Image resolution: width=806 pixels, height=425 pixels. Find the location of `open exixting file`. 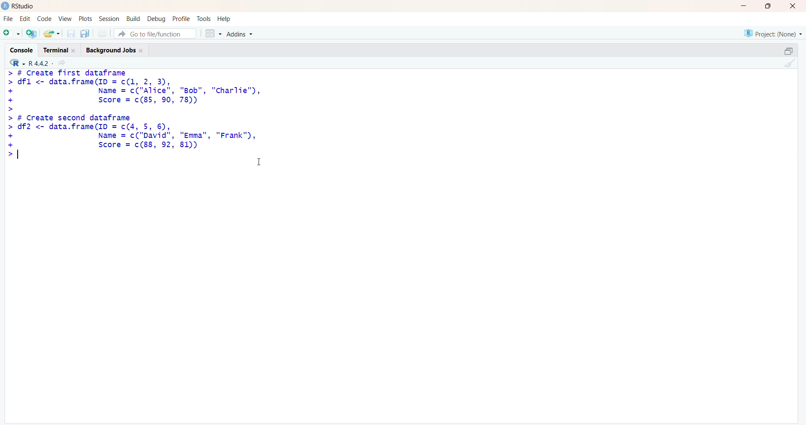

open exixting file is located at coordinates (52, 34).